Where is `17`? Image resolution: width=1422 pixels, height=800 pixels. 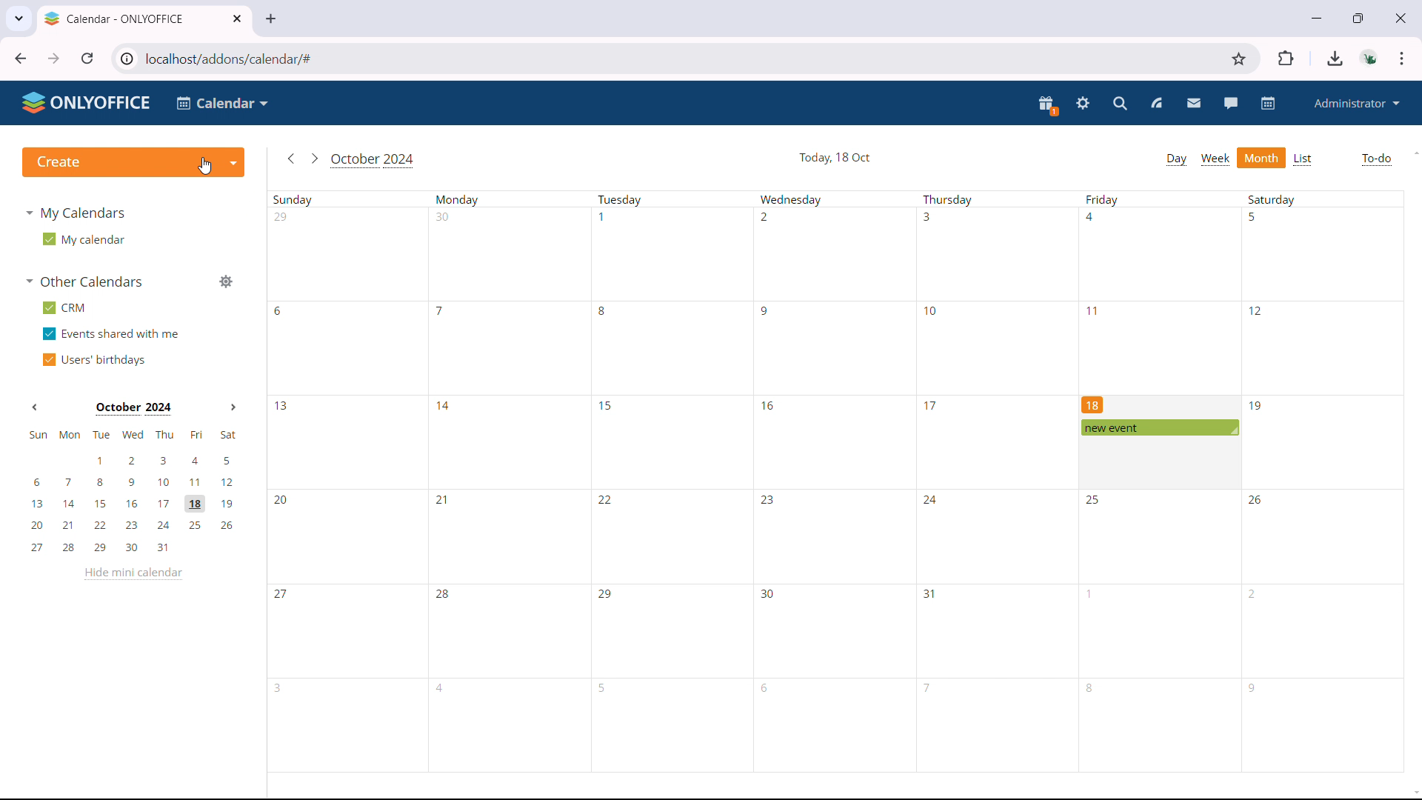 17 is located at coordinates (931, 405).